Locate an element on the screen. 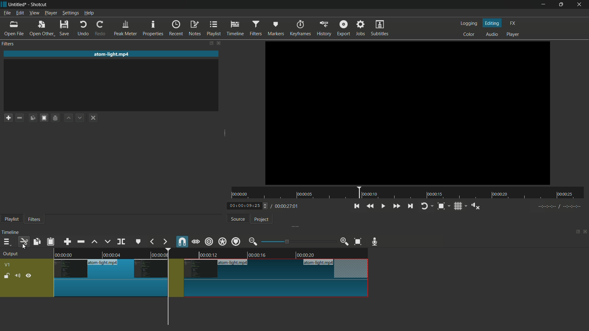 This screenshot has height=331, width=589. change layout is located at coordinates (209, 43).